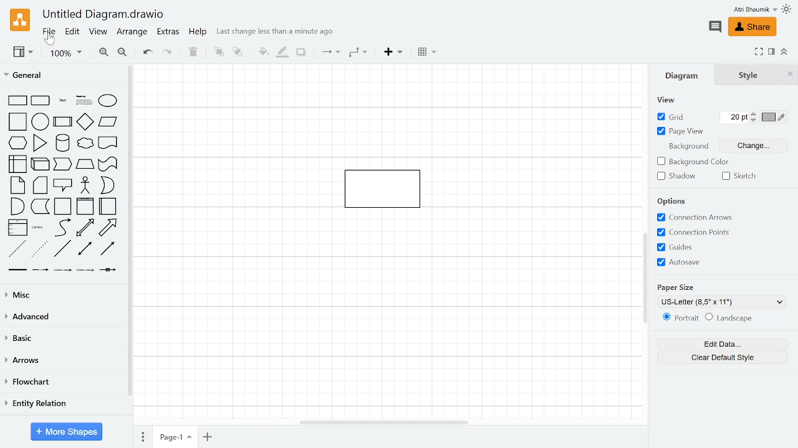  I want to click on Zoom in, so click(105, 53).